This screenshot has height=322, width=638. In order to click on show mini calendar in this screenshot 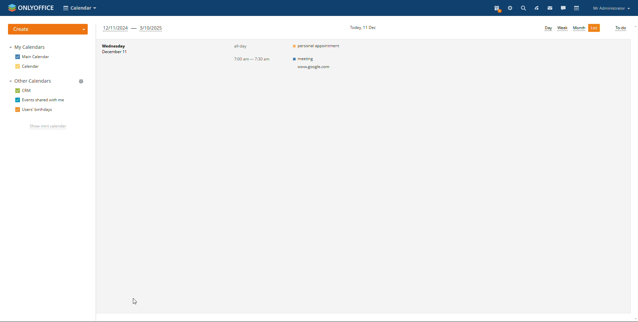, I will do `click(49, 127)`.